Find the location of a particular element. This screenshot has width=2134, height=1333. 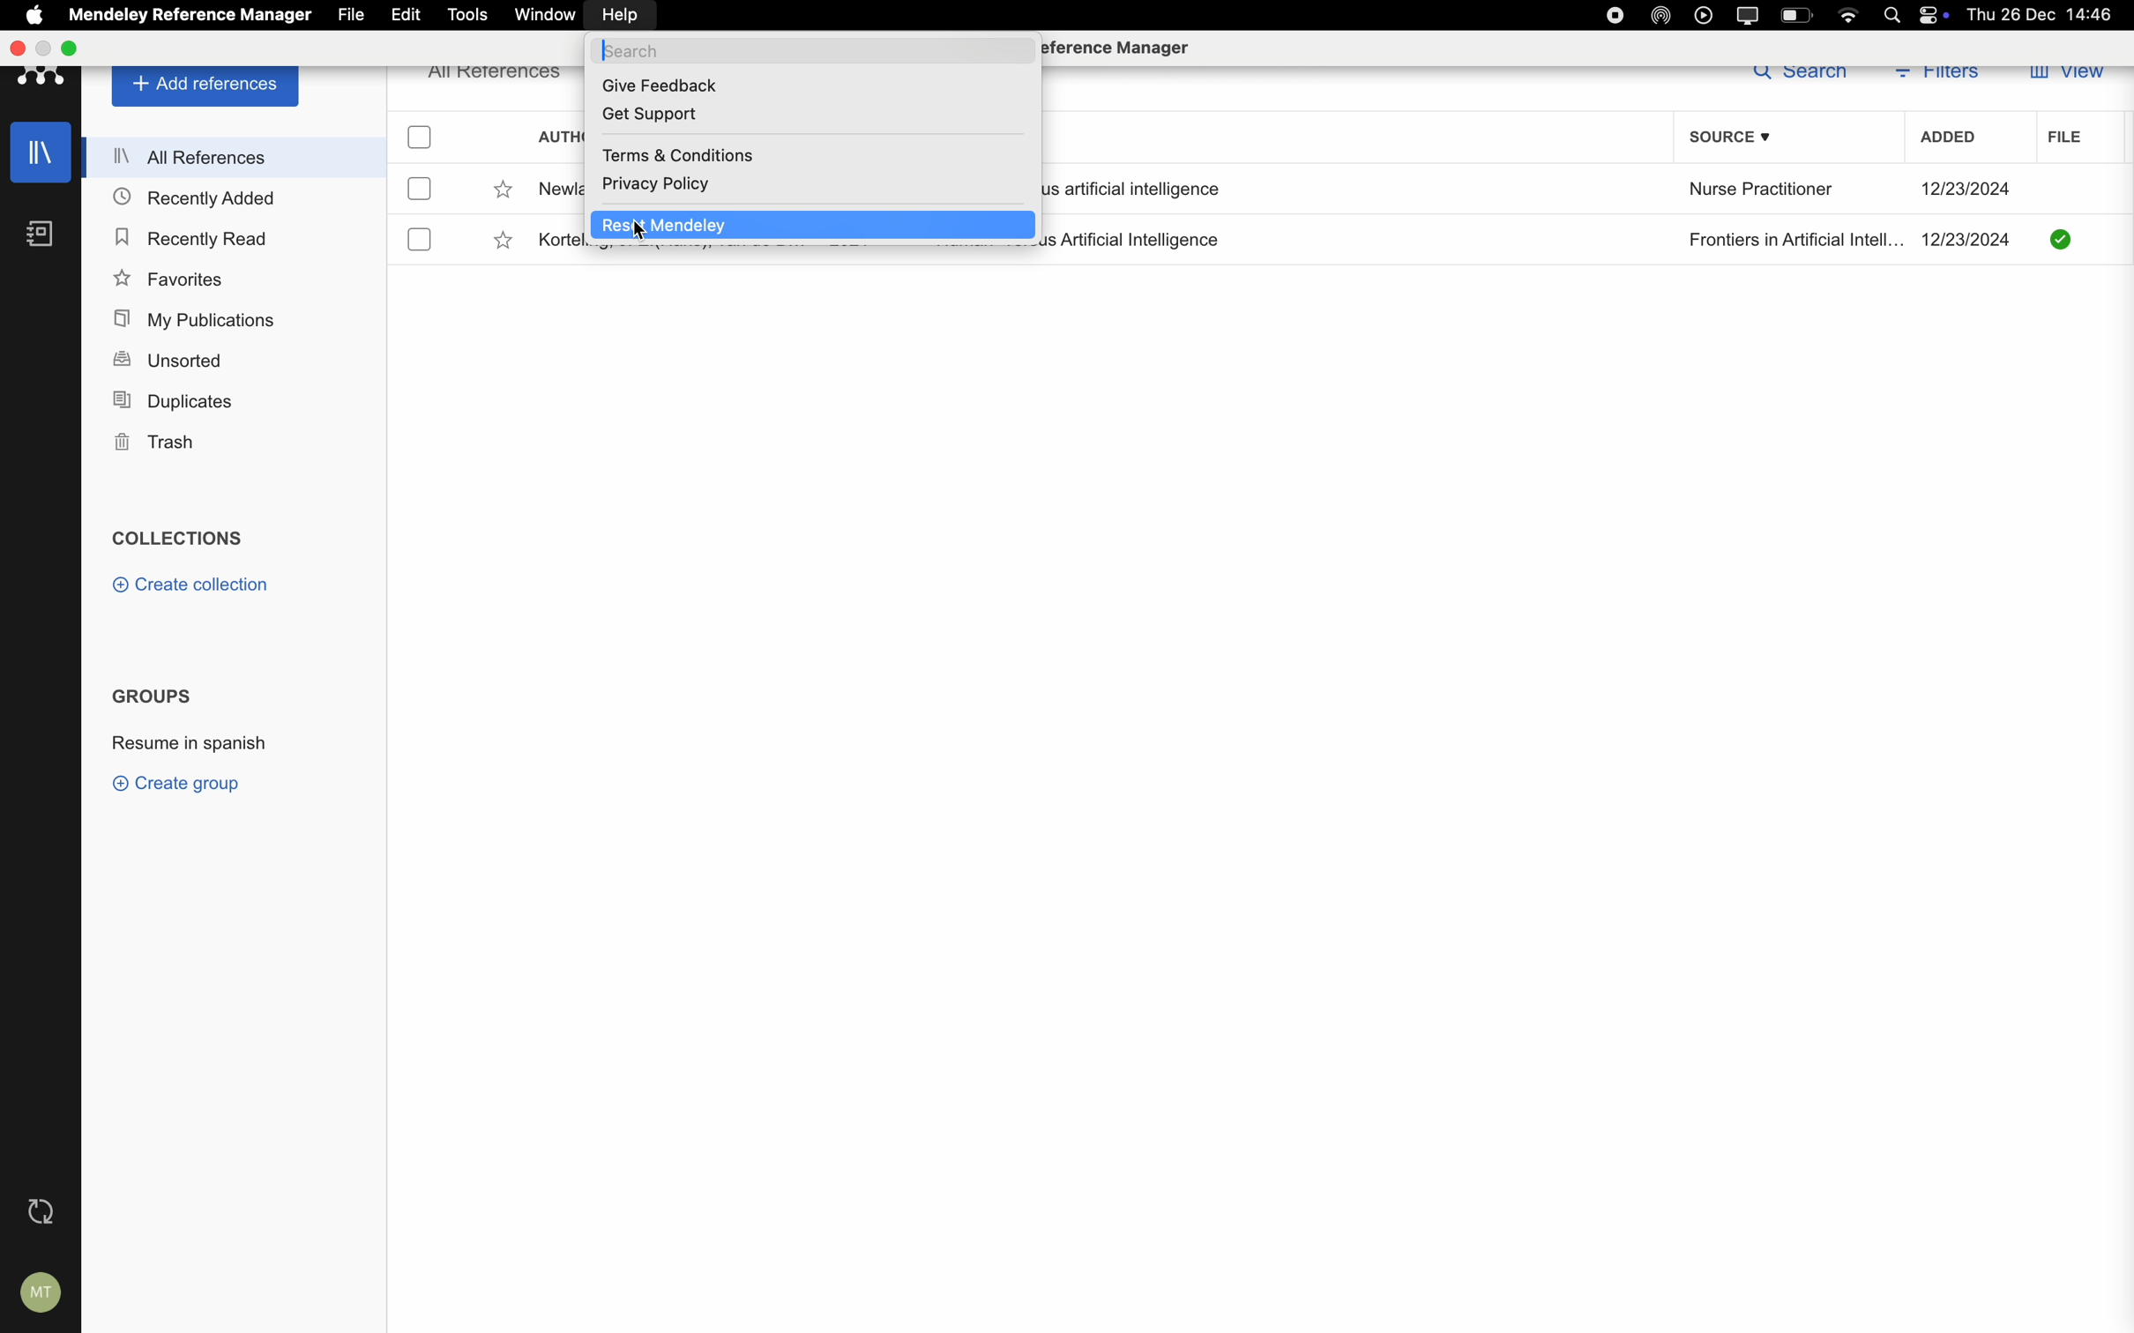

favorites is located at coordinates (174, 277).